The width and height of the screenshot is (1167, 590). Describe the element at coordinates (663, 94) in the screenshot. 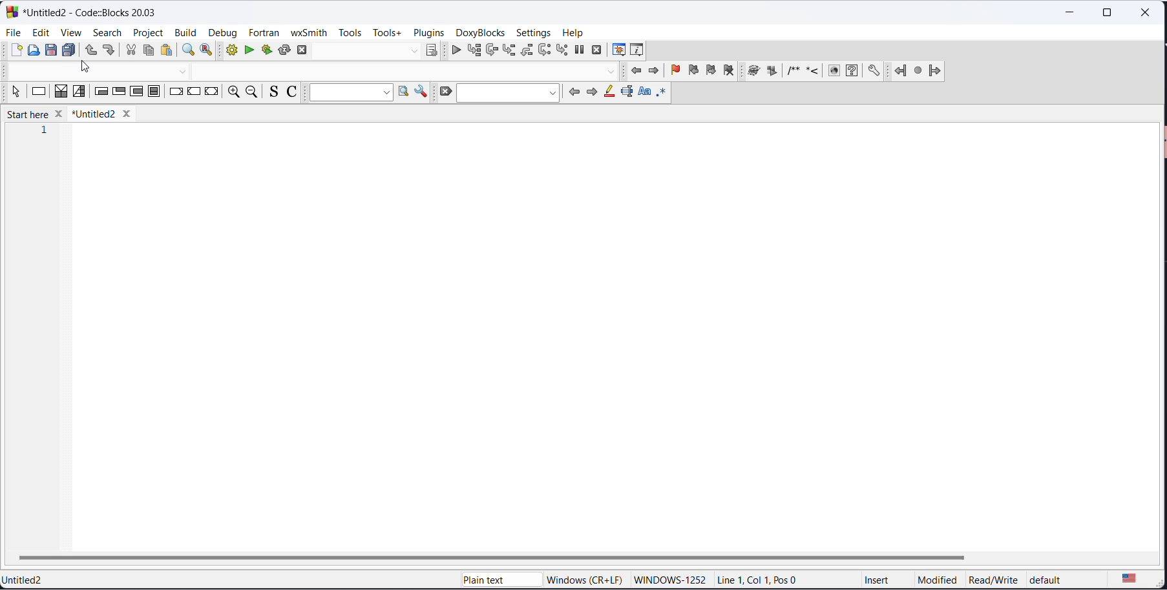

I see `regex` at that location.